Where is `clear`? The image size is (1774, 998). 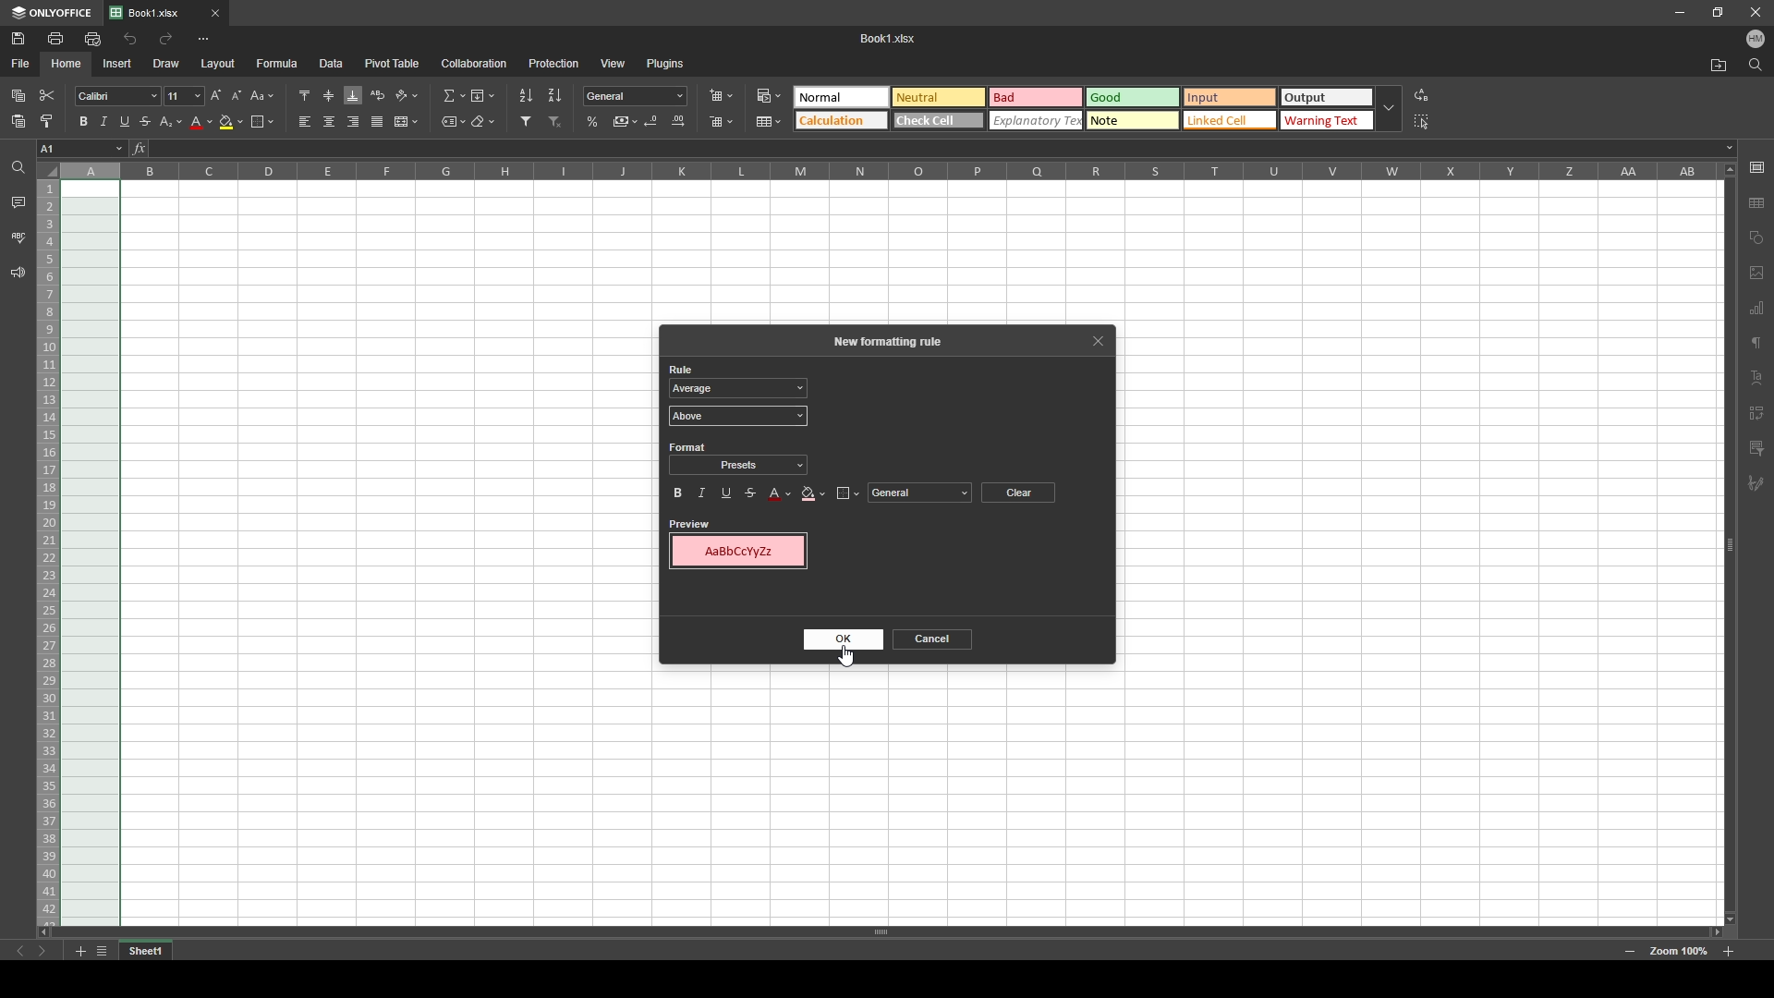
clear is located at coordinates (484, 122).